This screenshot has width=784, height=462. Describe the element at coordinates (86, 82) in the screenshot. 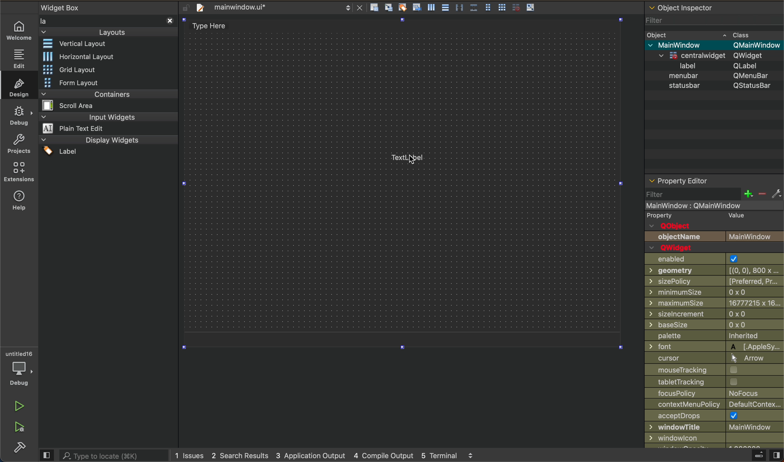

I see `form layout` at that location.